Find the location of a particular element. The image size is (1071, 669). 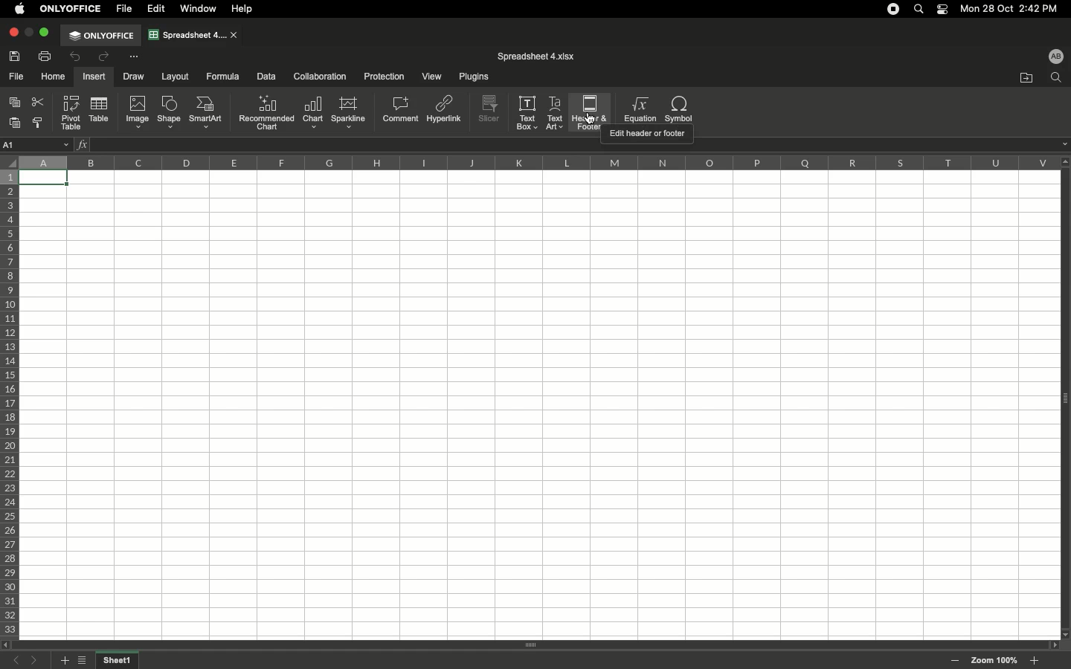

Hyperlink is located at coordinates (445, 112).